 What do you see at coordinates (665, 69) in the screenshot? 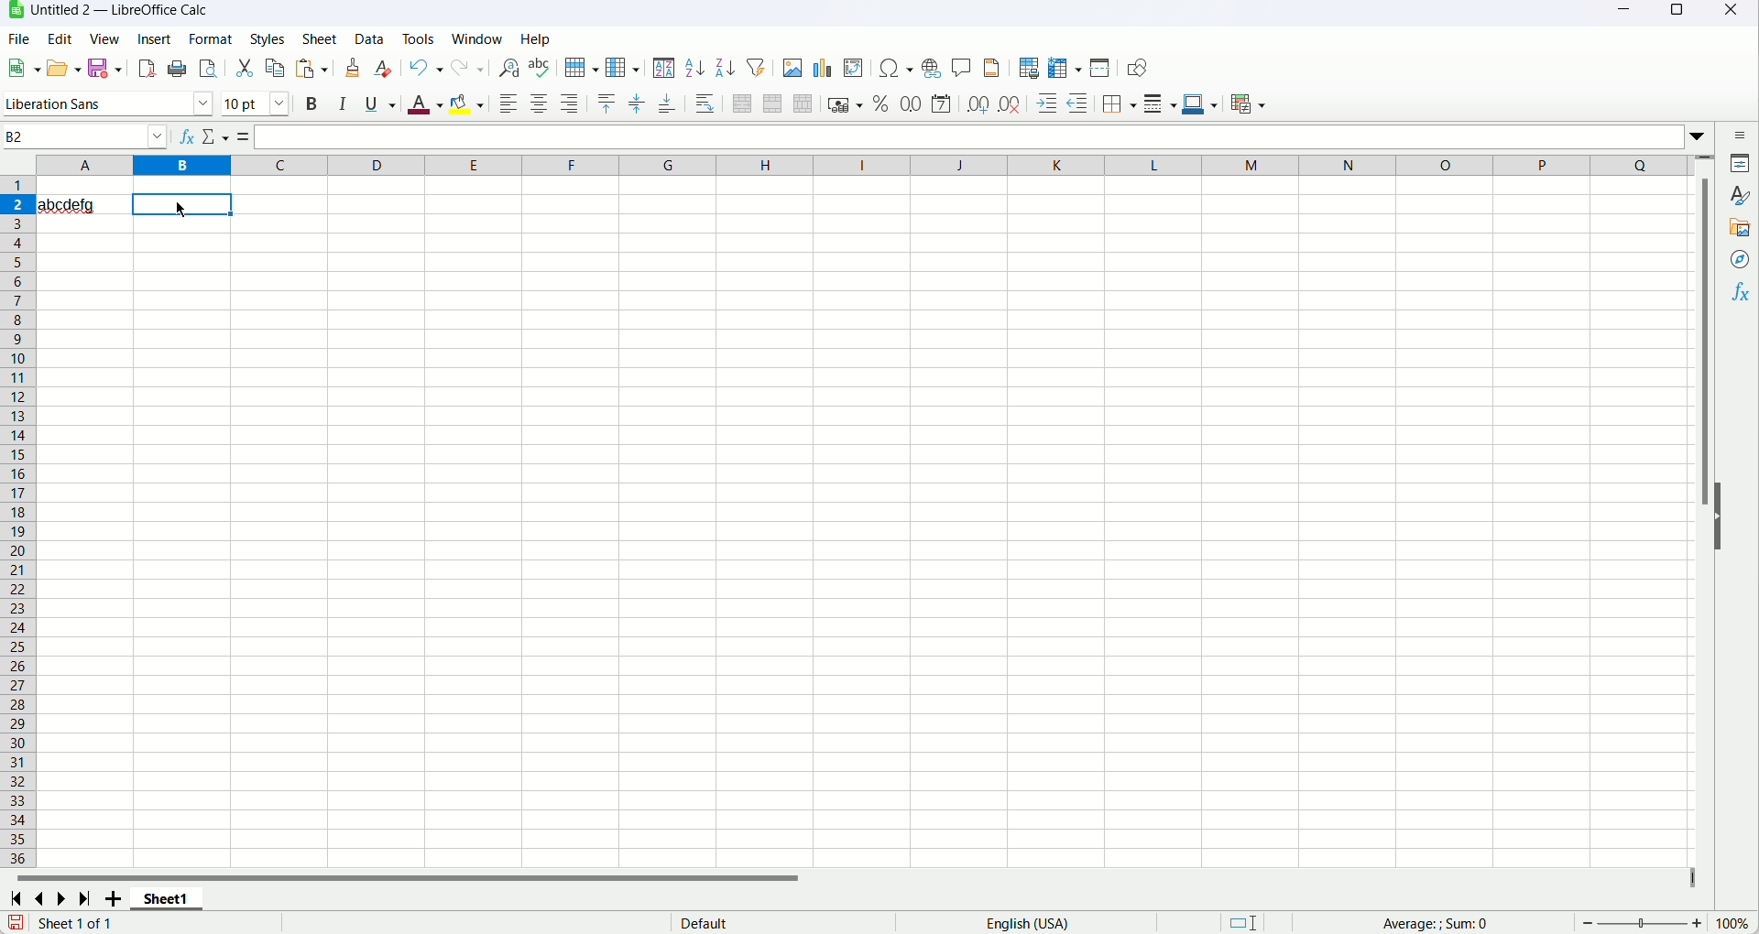
I see `sort` at bounding box center [665, 69].